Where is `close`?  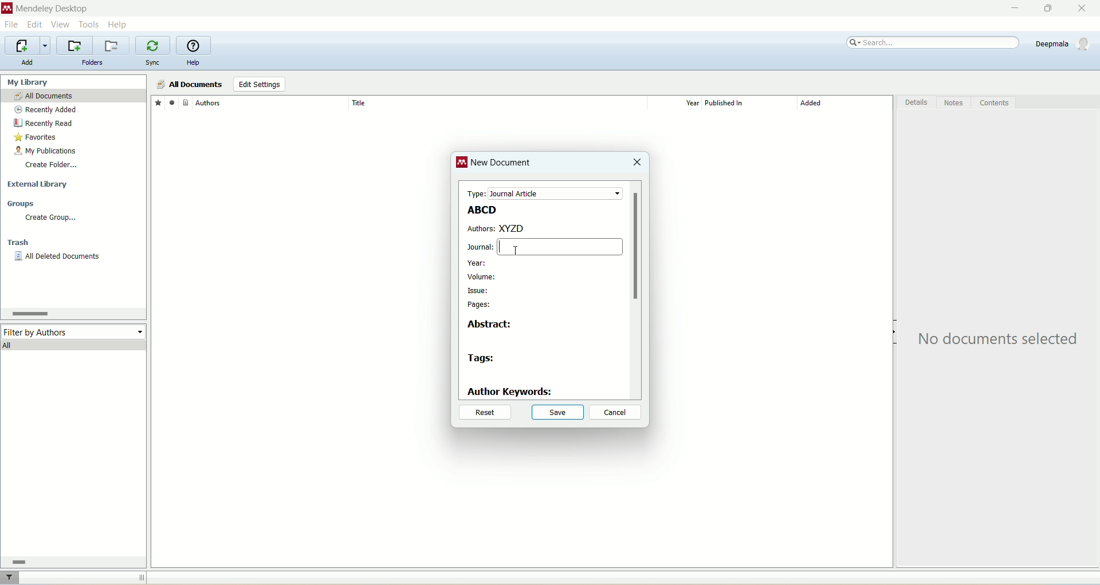 close is located at coordinates (1087, 9).